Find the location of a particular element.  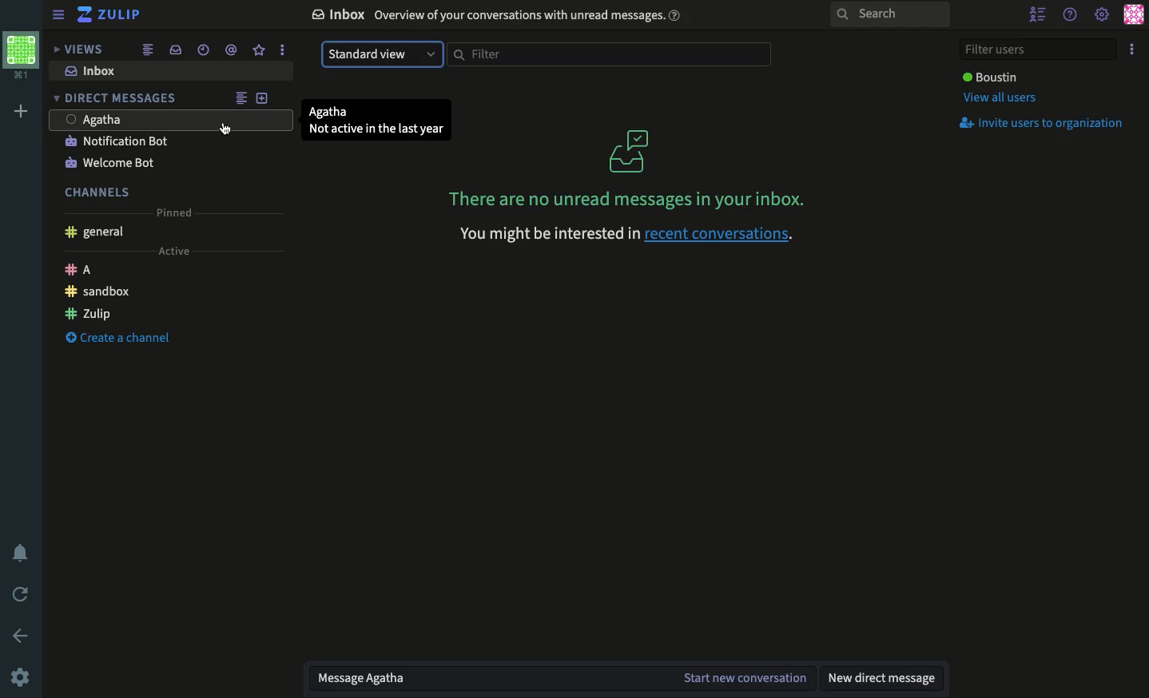

Create a channel is located at coordinates (115, 339).